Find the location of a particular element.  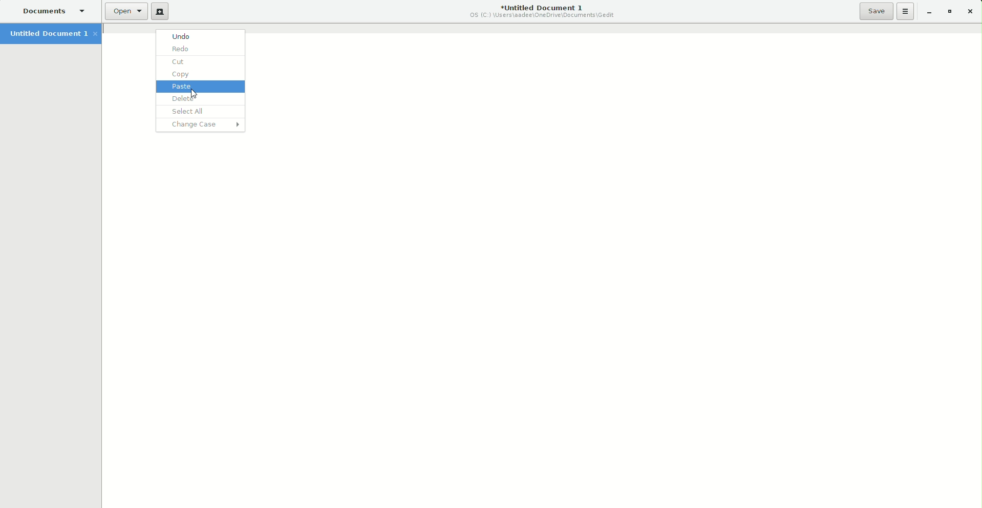

cursor is located at coordinates (191, 93).